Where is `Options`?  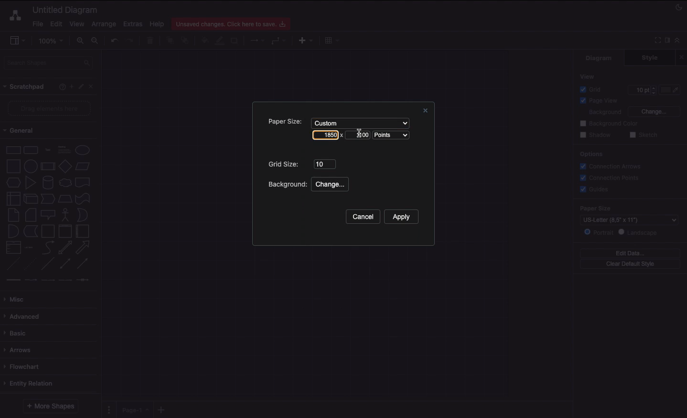 Options is located at coordinates (590, 154).